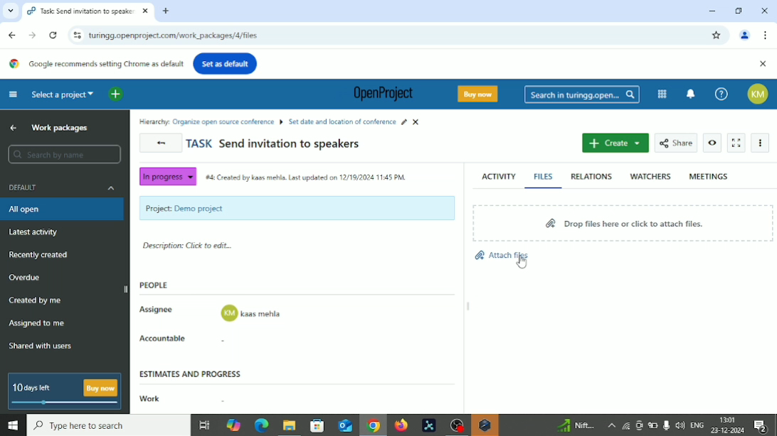  I want to click on Assignee, so click(159, 308).